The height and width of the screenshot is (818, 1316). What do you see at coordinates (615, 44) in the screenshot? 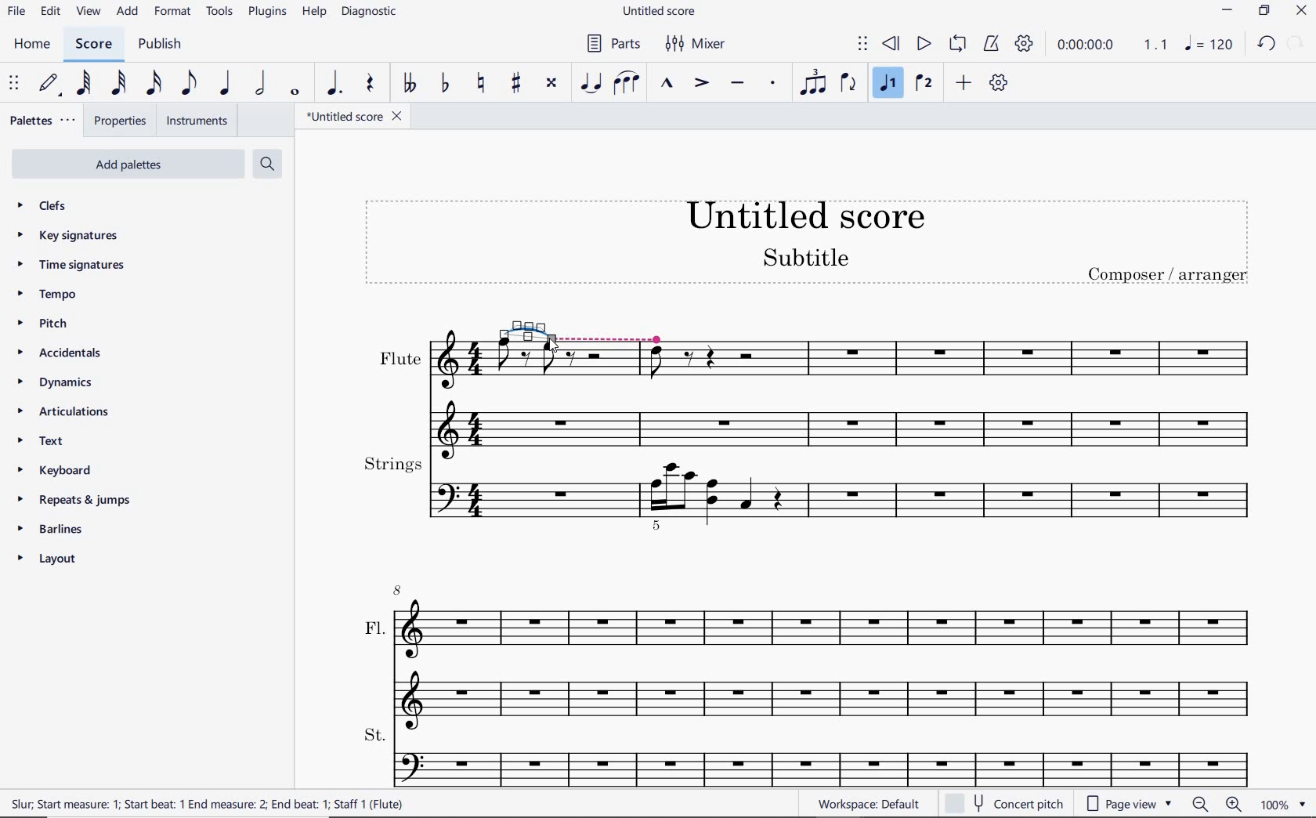
I see `parts` at bounding box center [615, 44].